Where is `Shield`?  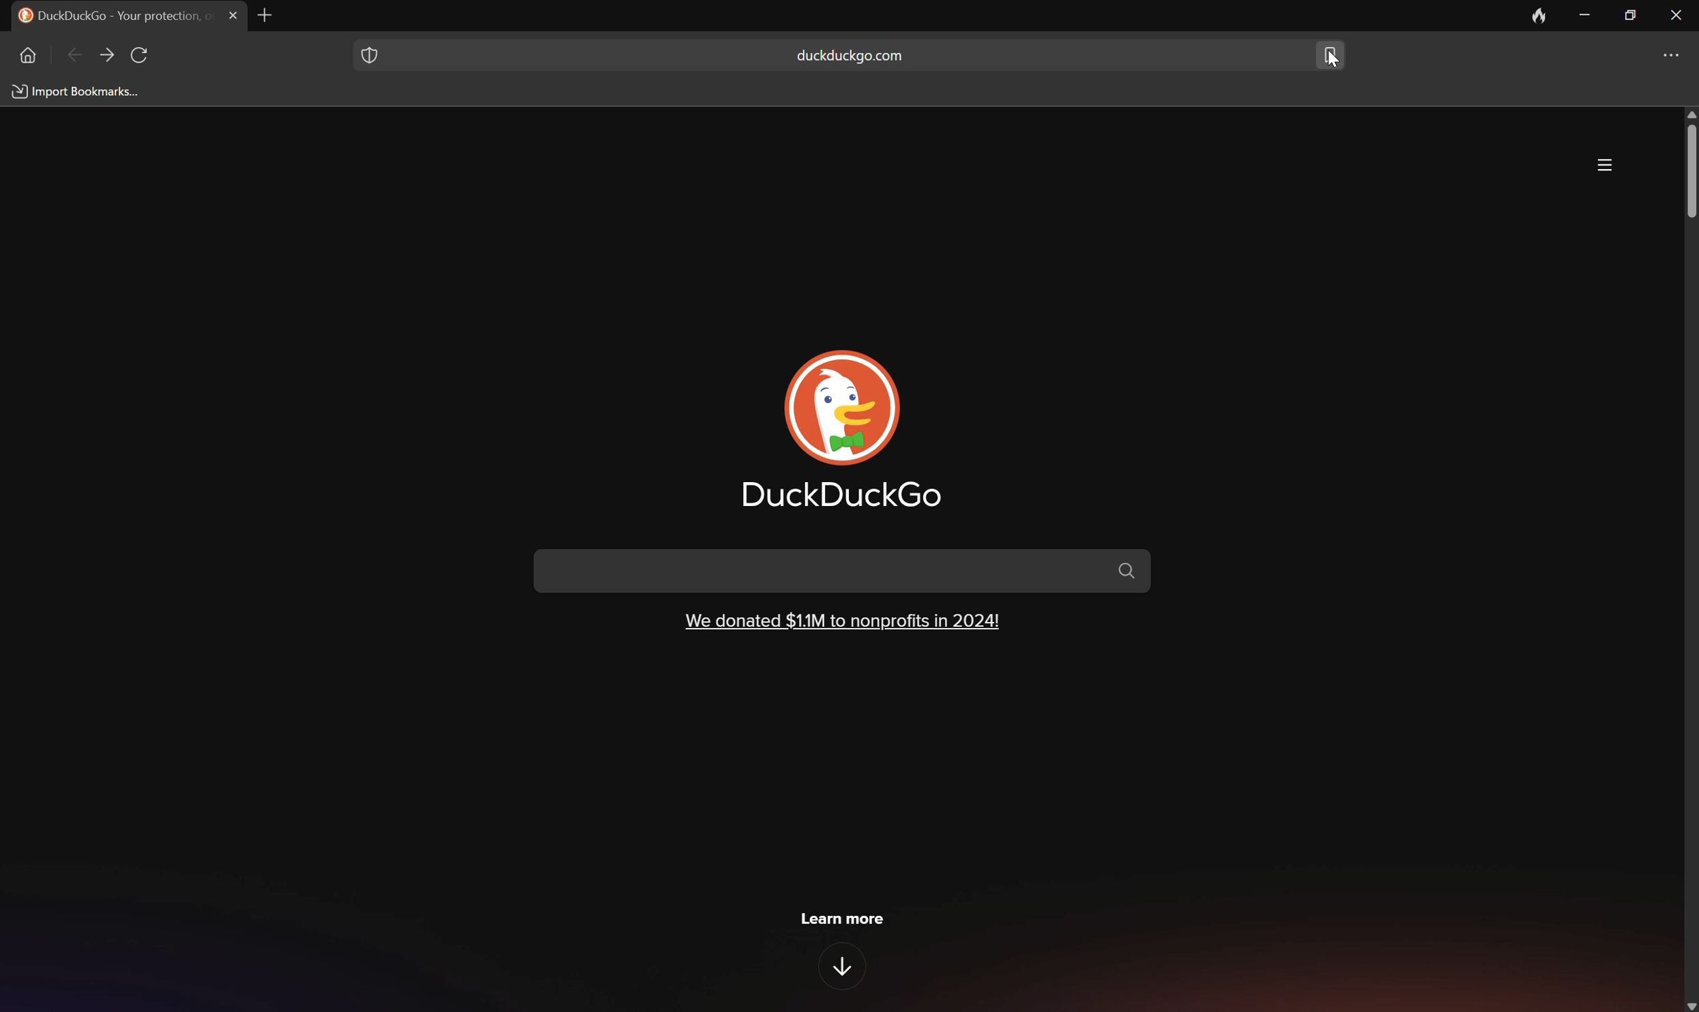 Shield is located at coordinates (368, 53).